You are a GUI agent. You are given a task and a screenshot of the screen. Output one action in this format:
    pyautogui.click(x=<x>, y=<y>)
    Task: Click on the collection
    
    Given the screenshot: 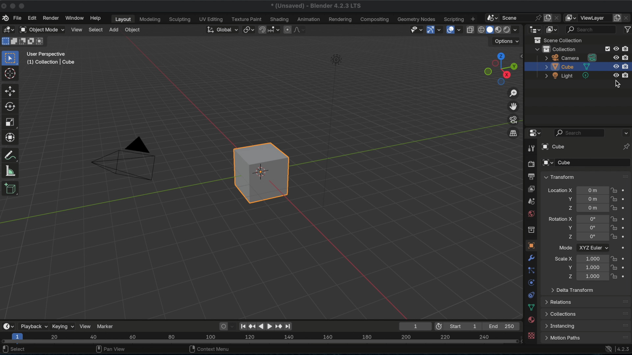 What is the action you would take?
    pyautogui.click(x=531, y=230)
    